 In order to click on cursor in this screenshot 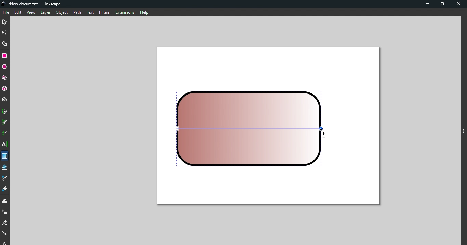, I will do `click(324, 134)`.